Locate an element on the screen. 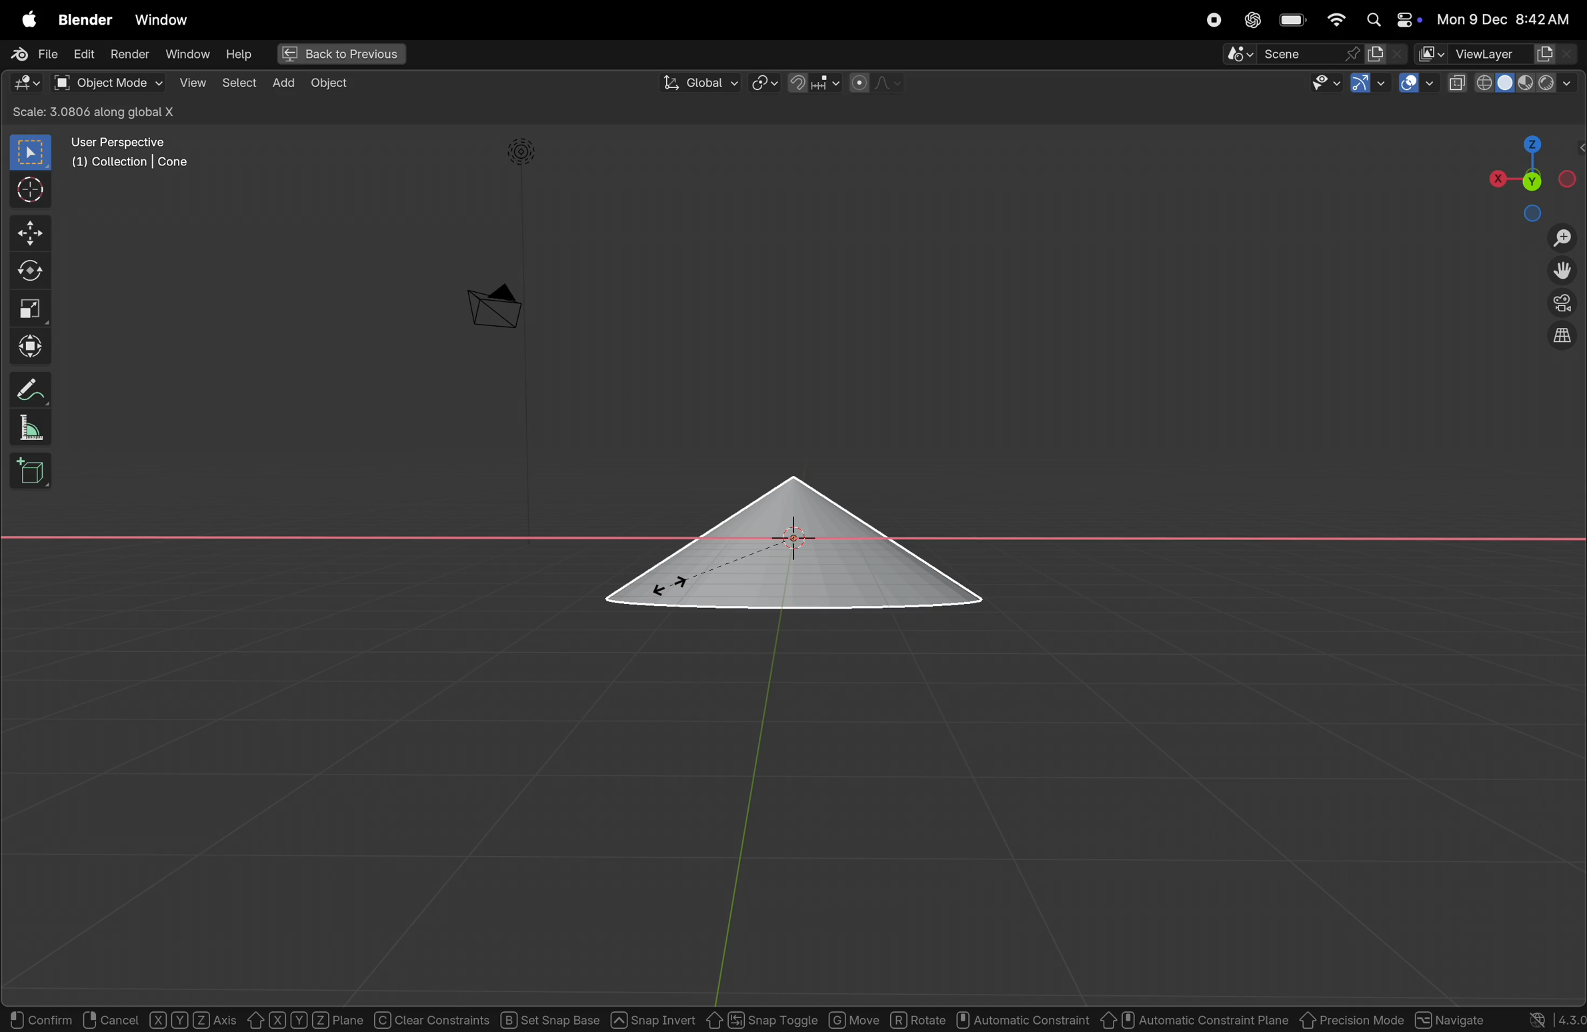  user perspective is located at coordinates (132, 151).